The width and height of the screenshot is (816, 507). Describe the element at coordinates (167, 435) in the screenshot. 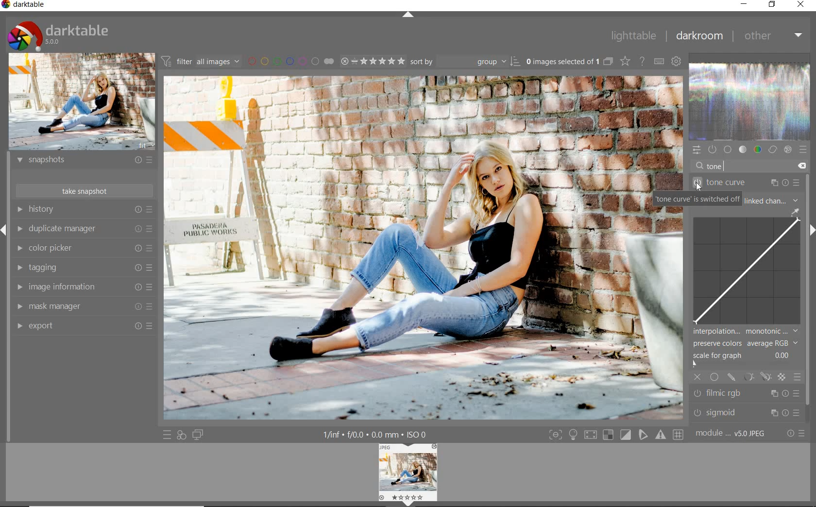

I see `quick access to presets` at that location.